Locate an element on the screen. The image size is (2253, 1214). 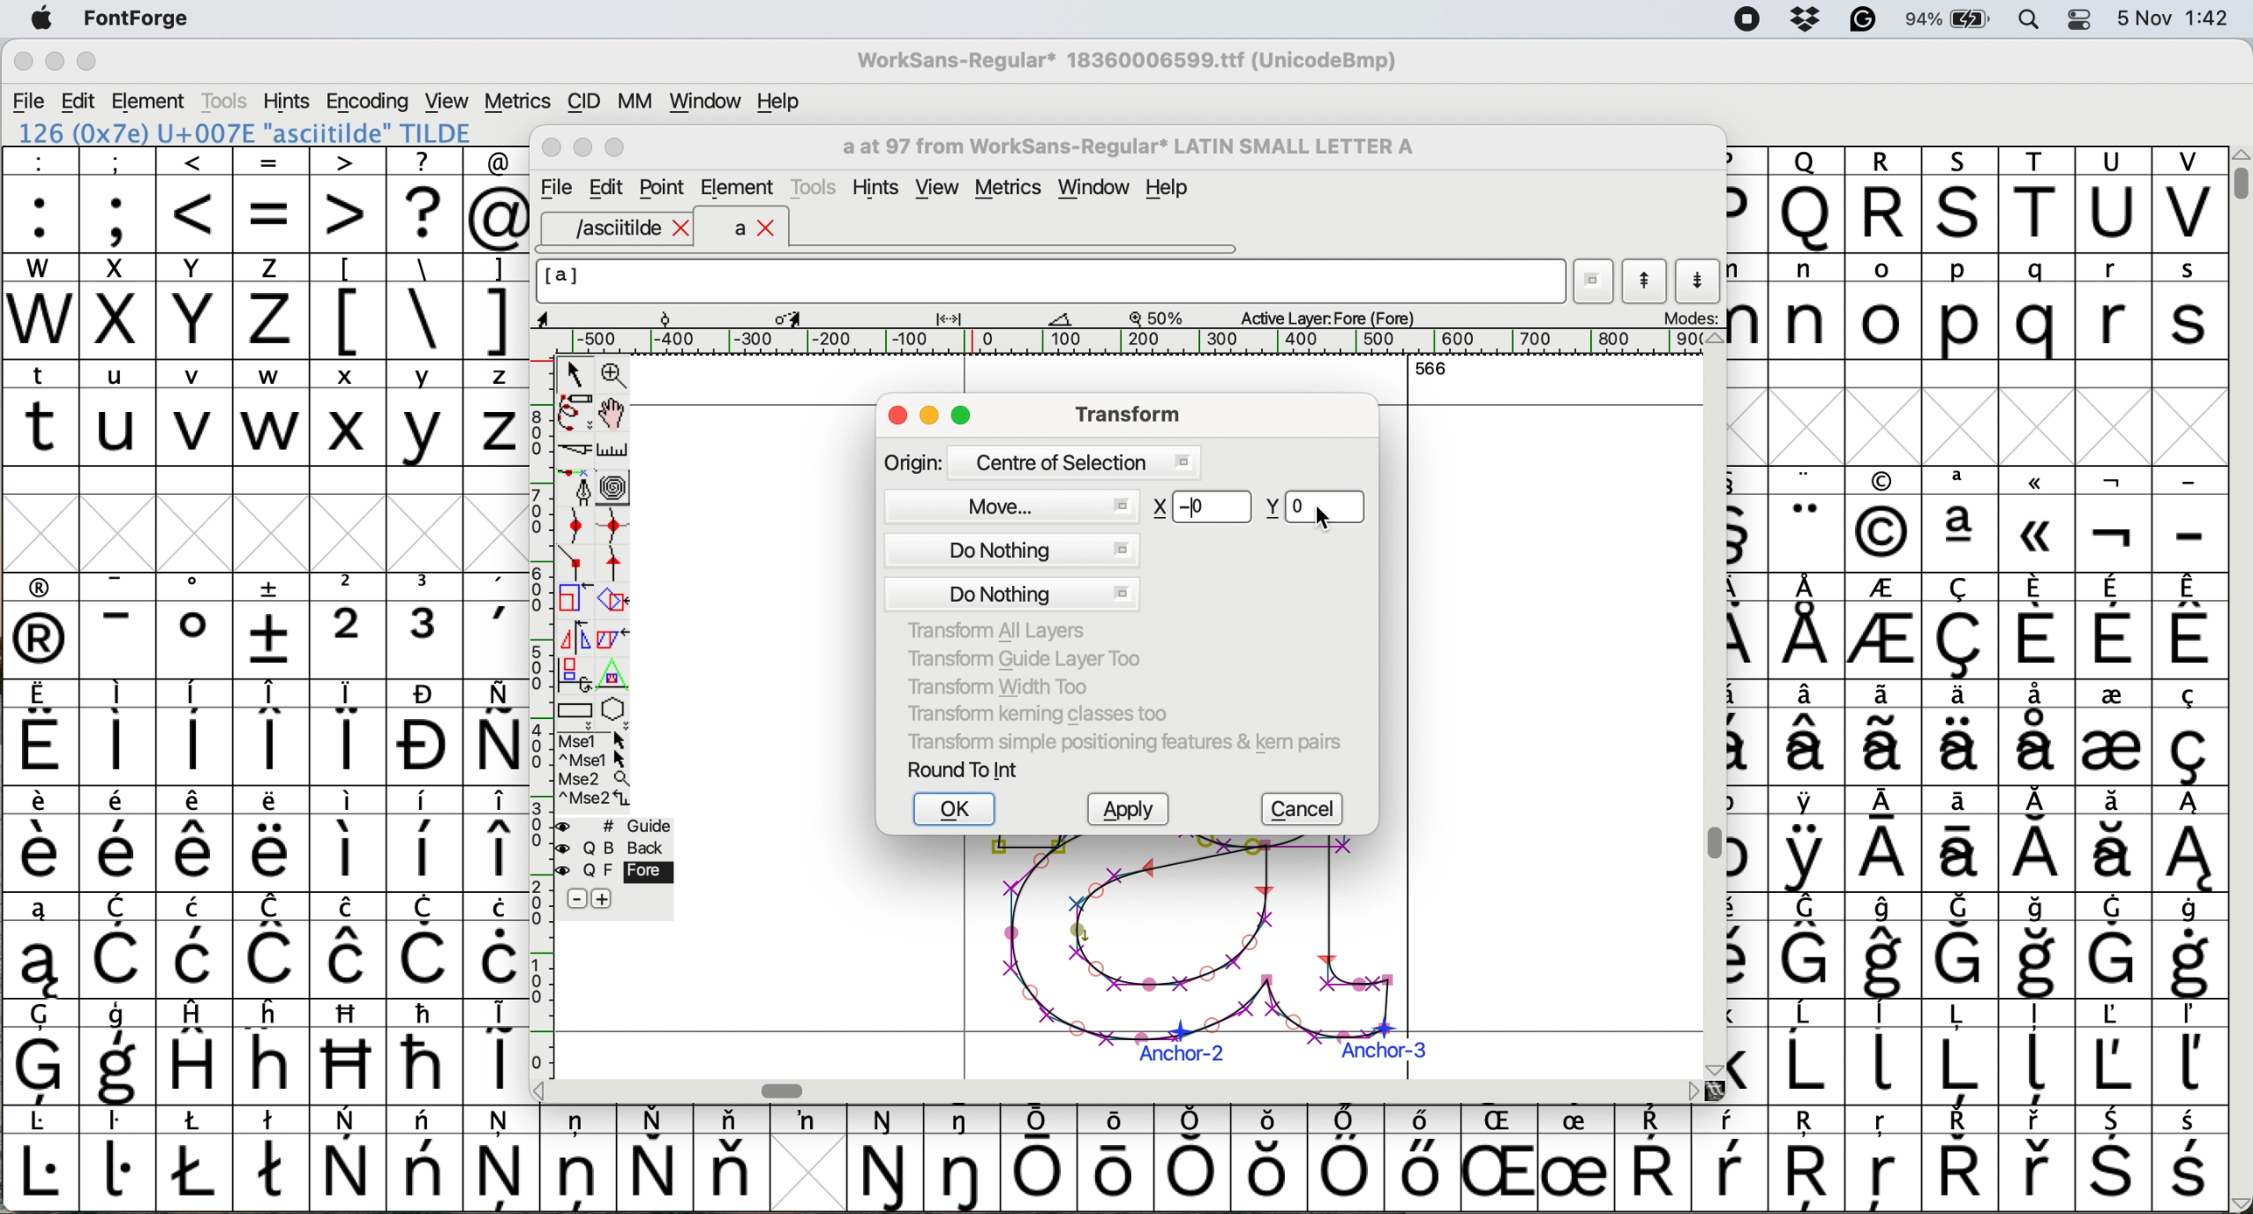
] is located at coordinates (495, 303).